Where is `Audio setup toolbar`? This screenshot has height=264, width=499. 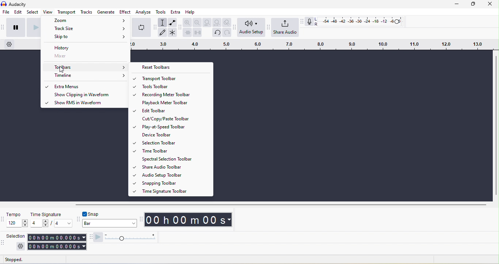 Audio setup toolbar is located at coordinates (175, 175).